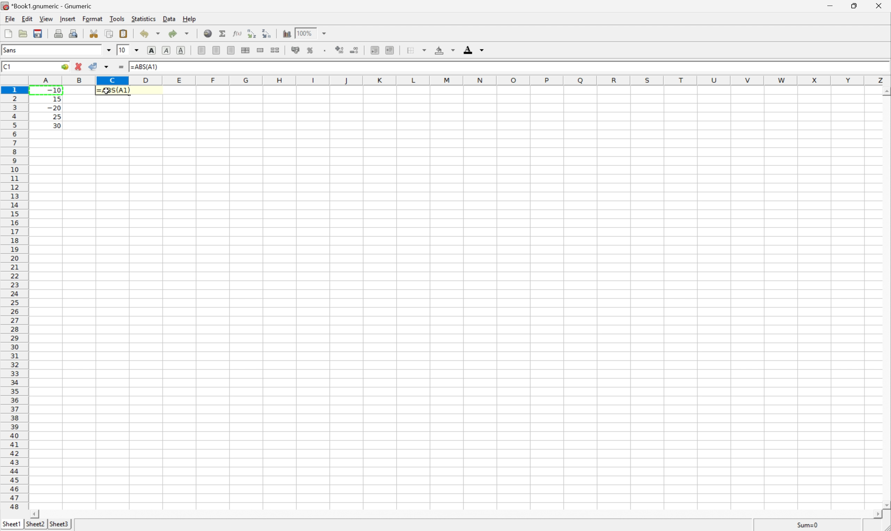 The width and height of the screenshot is (891, 531). I want to click on 15, so click(55, 98).